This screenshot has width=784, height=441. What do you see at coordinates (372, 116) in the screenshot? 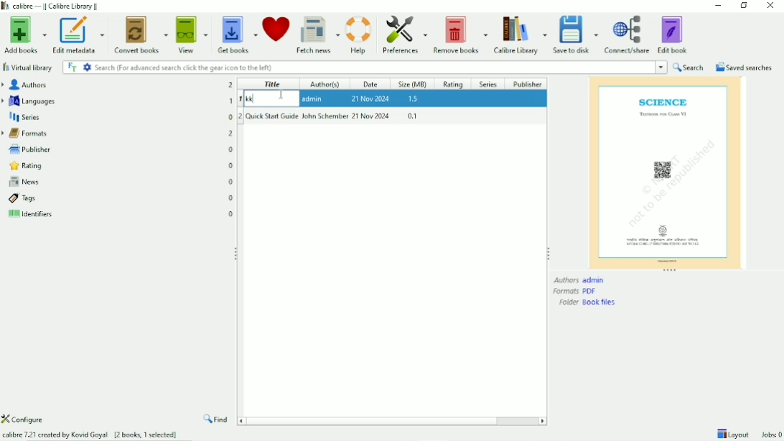
I see `21 Nov 2024` at bounding box center [372, 116].